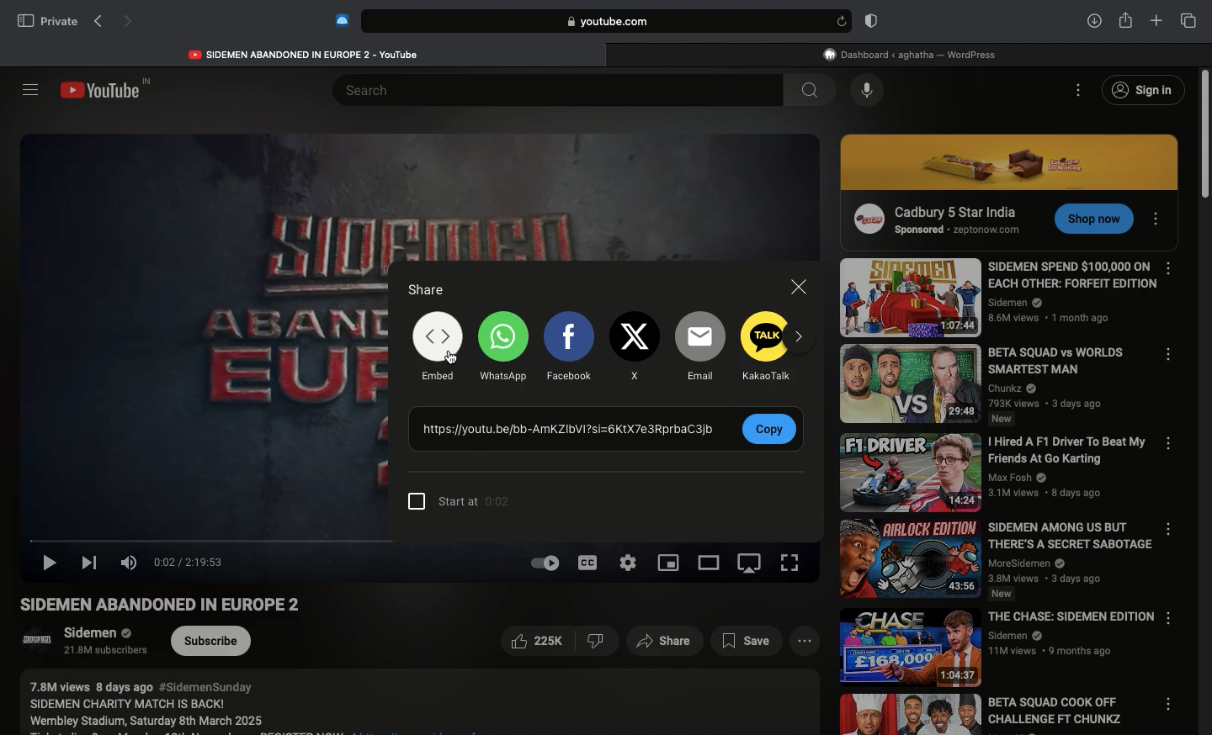 The height and width of the screenshot is (735, 1212). Describe the element at coordinates (1173, 531) in the screenshot. I see `Options` at that location.